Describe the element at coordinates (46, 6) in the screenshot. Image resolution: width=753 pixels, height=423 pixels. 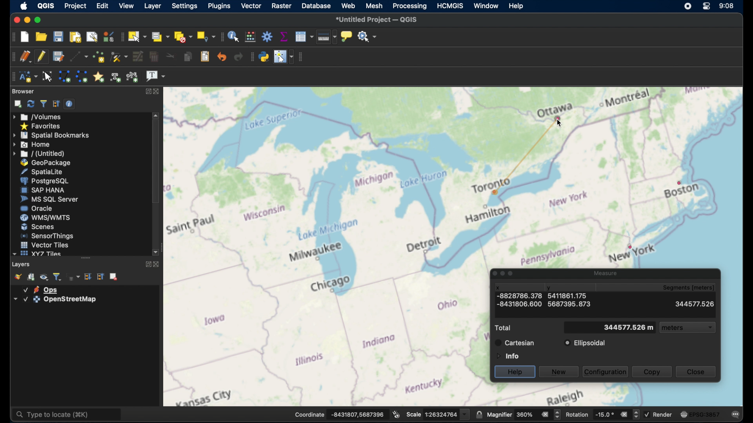
I see `qgis` at that location.